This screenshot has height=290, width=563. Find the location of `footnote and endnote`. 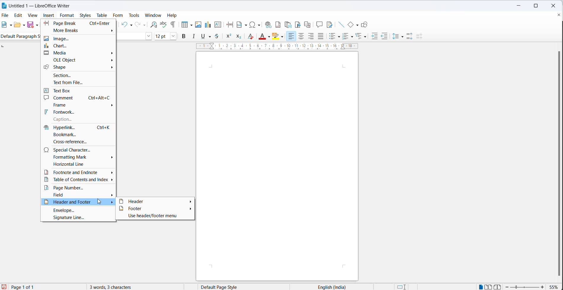

footnote and endnote is located at coordinates (79, 173).